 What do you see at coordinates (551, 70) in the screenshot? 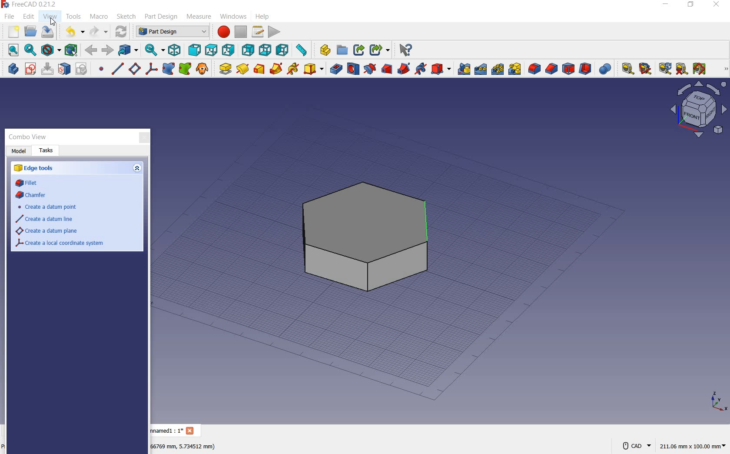
I see `chamfer` at bounding box center [551, 70].